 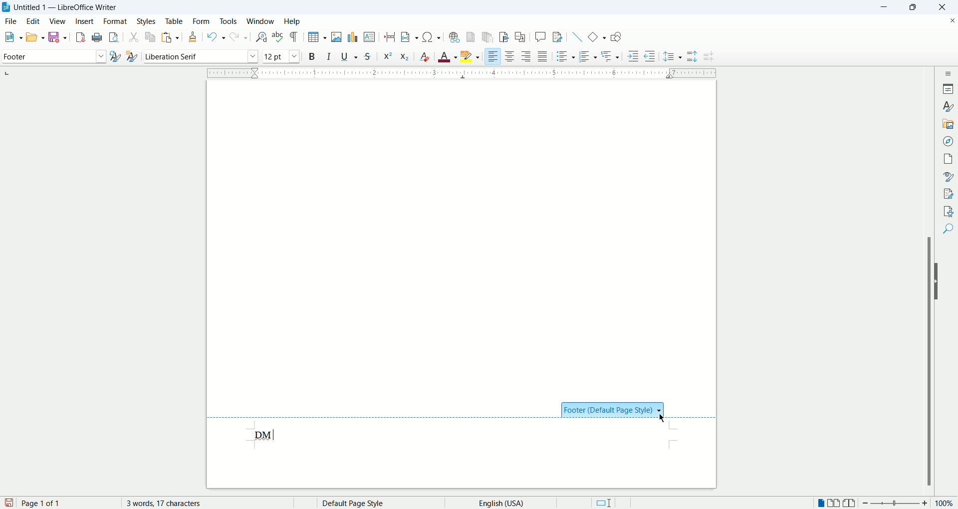 I want to click on page number, so click(x=67, y=503).